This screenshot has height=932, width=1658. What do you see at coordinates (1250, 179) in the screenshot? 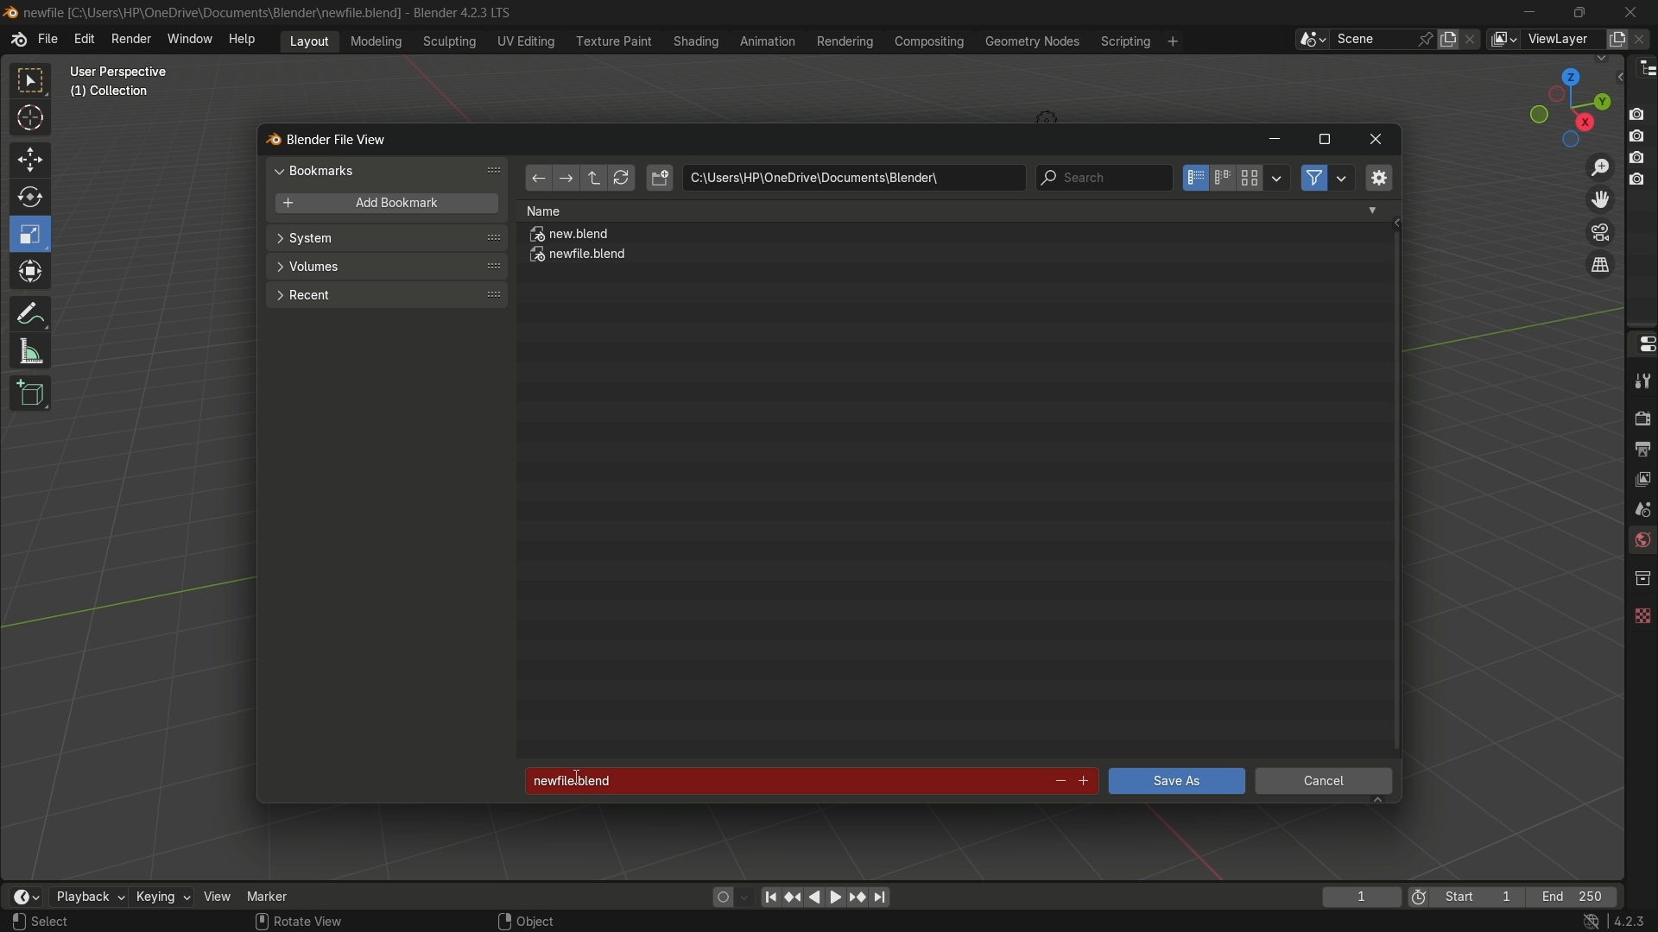
I see `thumbnails display` at bounding box center [1250, 179].